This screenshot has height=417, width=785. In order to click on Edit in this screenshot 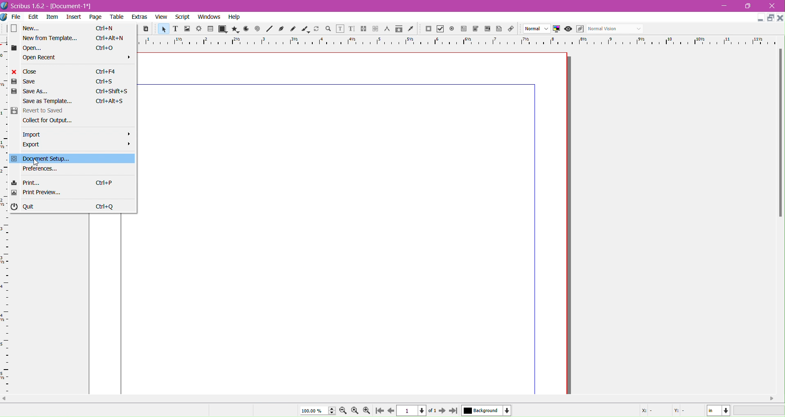, I will do `click(34, 18)`.